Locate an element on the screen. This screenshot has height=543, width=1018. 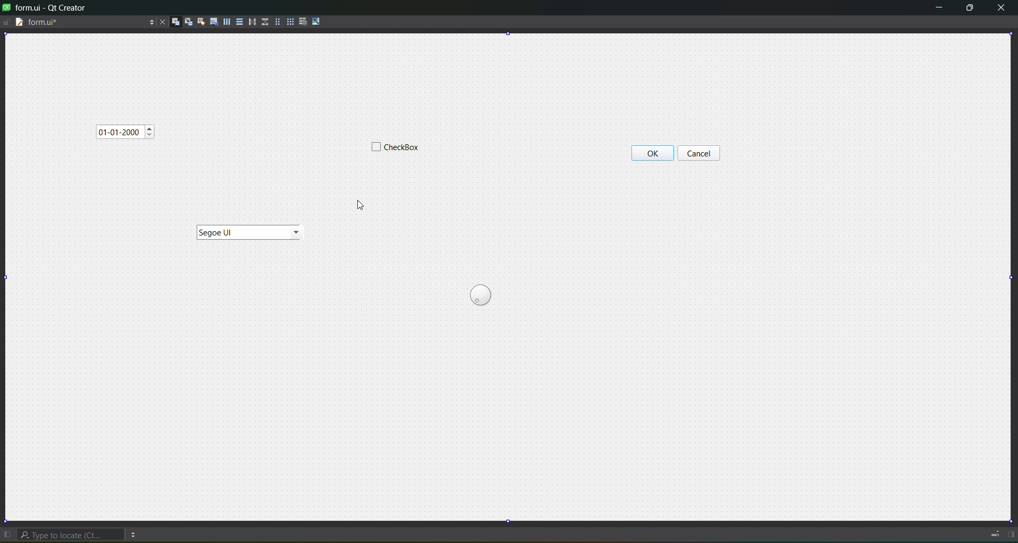
Widget is located at coordinates (249, 231).